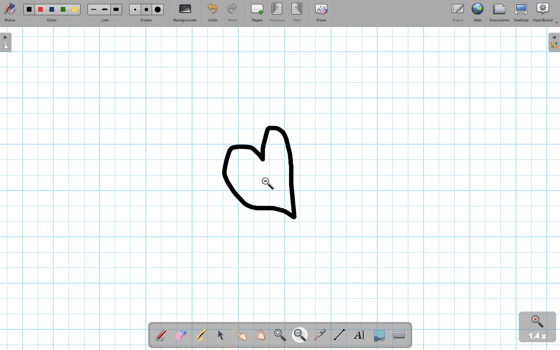  I want to click on Laser pointer, so click(320, 334).